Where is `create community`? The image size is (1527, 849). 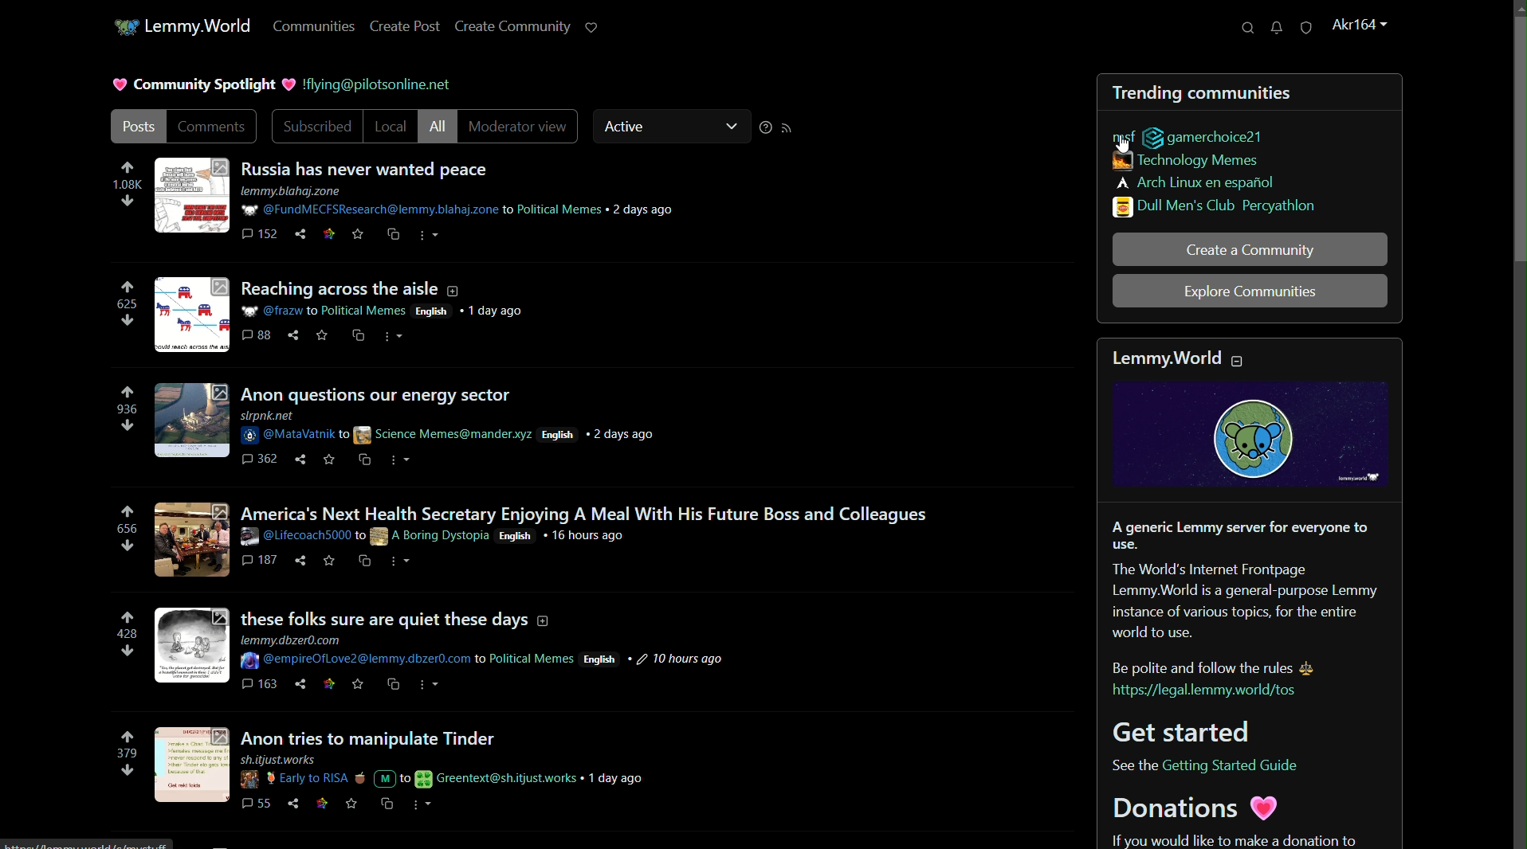
create community is located at coordinates (512, 27).